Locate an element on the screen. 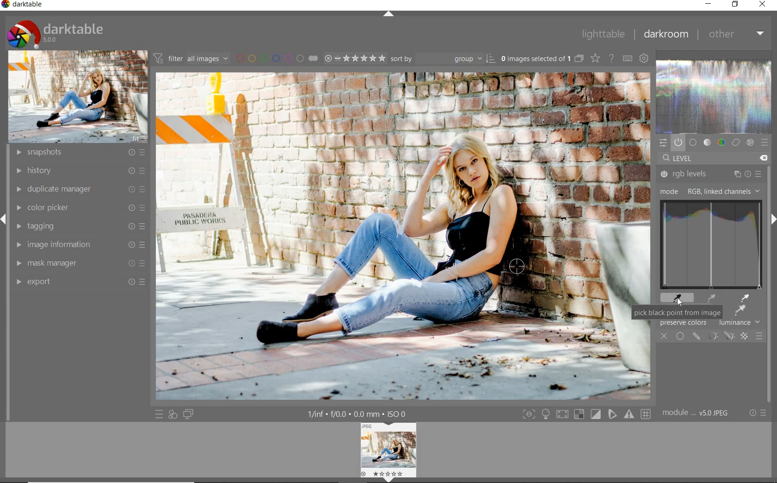  rgb levels is located at coordinates (719, 174).